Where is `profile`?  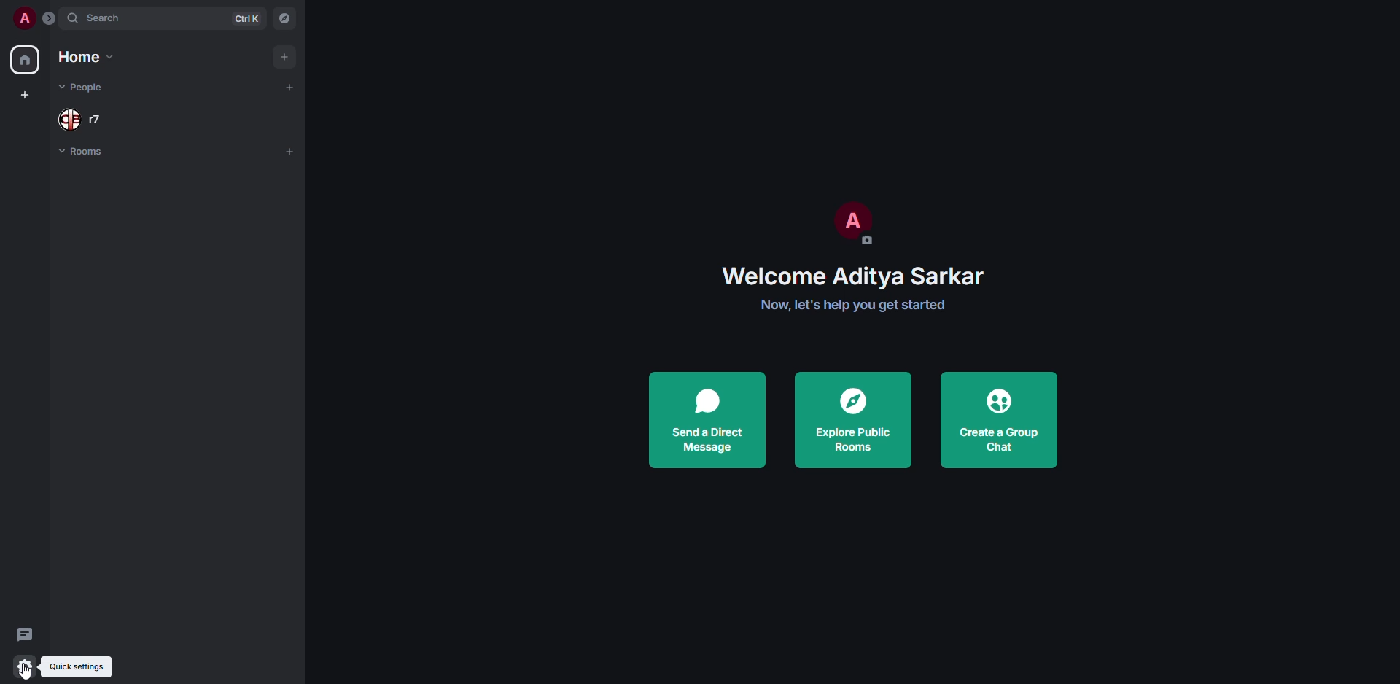 profile is located at coordinates (25, 17).